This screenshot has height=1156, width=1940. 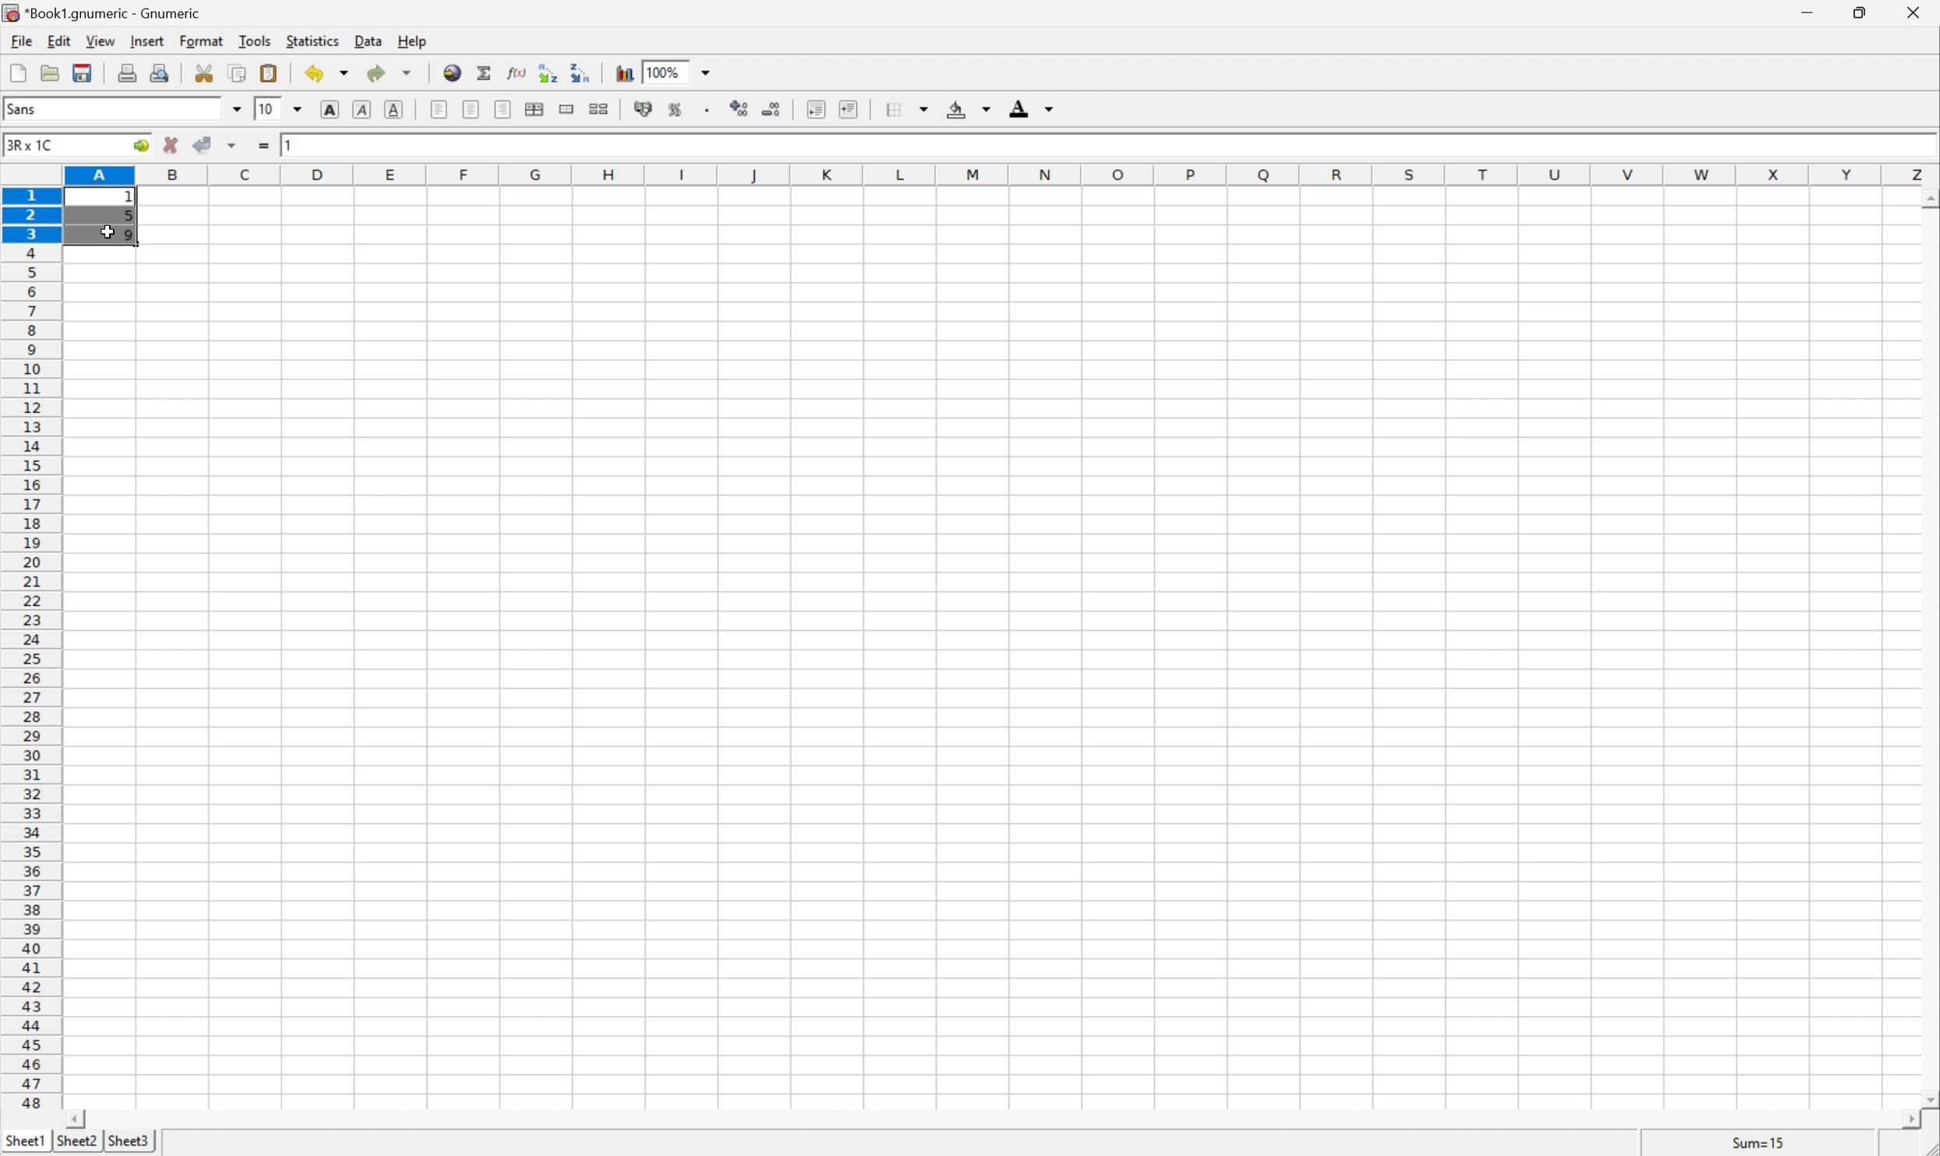 I want to click on save current workbook, so click(x=83, y=72).